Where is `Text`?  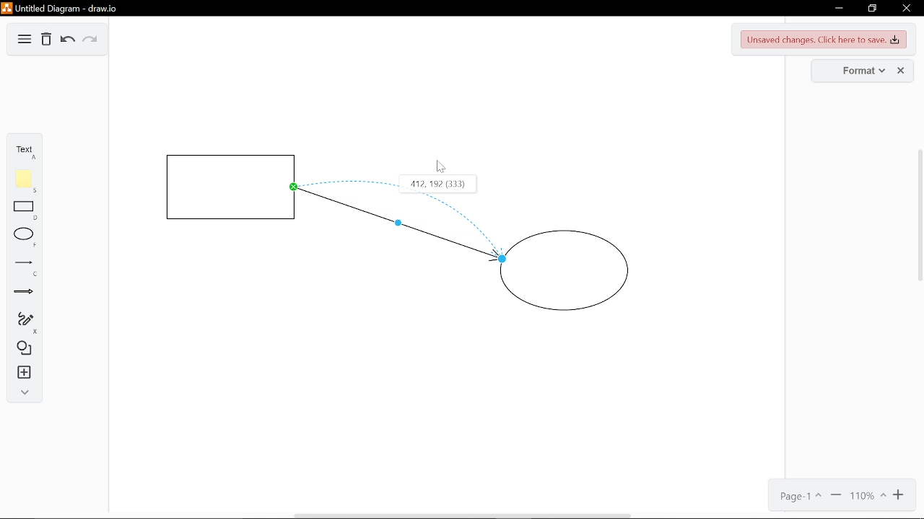
Text is located at coordinates (23, 150).